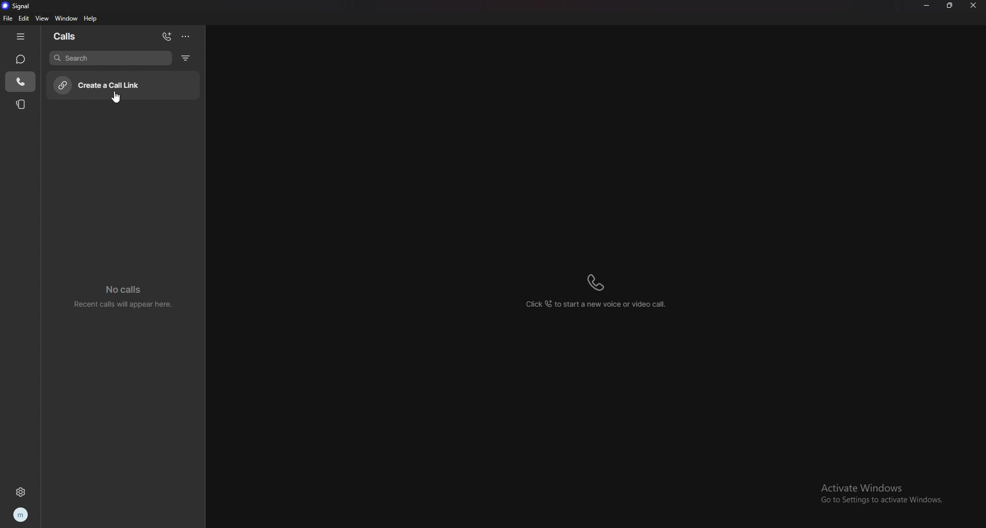 Image resolution: width=986 pixels, height=528 pixels. I want to click on no calls recent calls will appear here, so click(124, 296).